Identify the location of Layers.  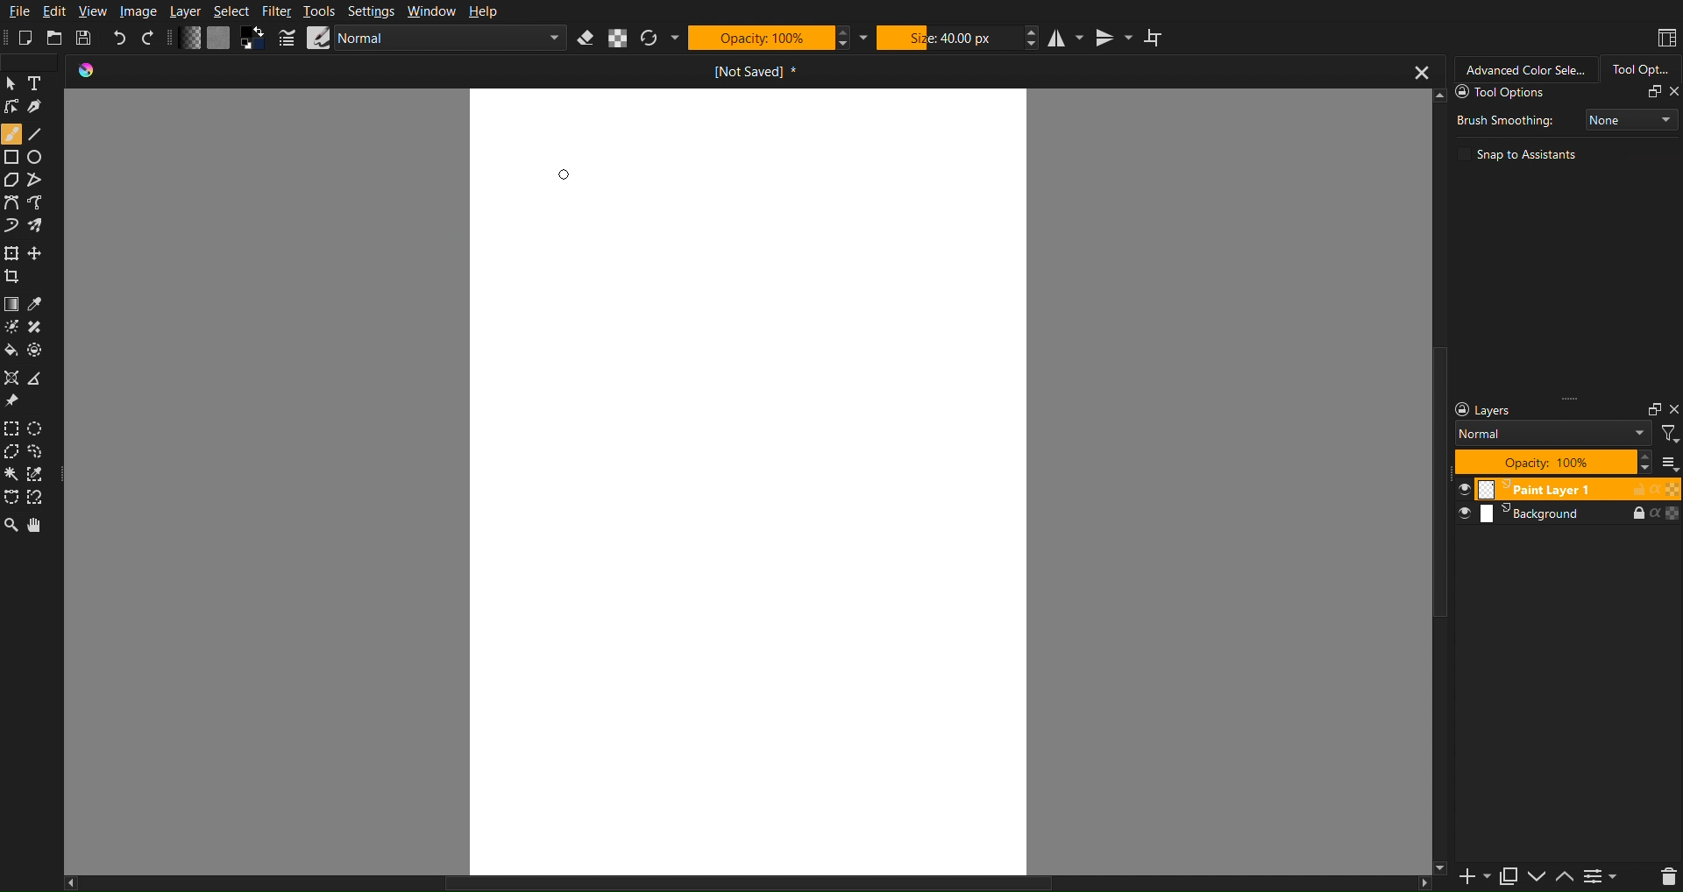
(1564, 515).